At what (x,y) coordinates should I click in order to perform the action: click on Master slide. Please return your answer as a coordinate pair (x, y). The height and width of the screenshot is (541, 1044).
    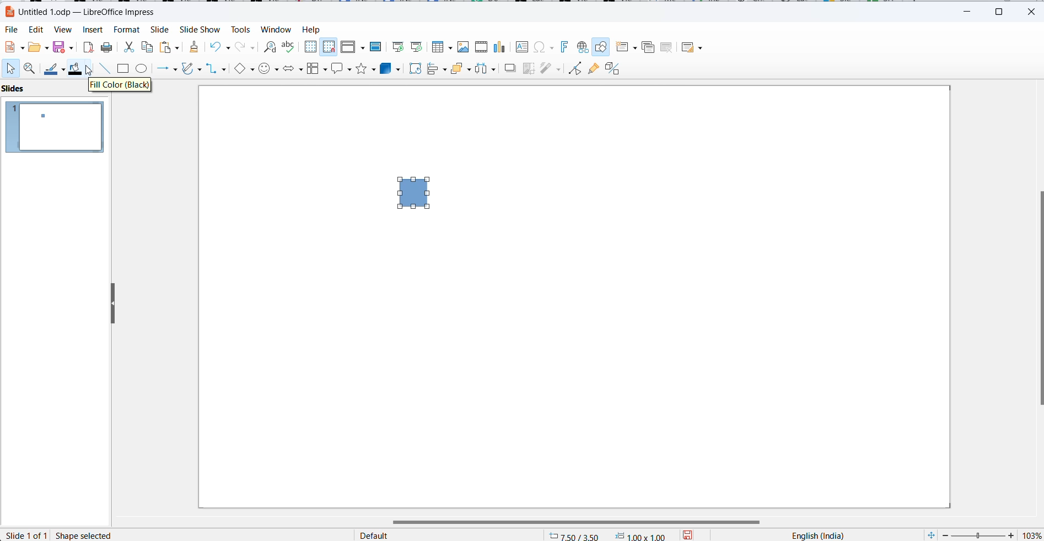
    Looking at the image, I should click on (378, 46).